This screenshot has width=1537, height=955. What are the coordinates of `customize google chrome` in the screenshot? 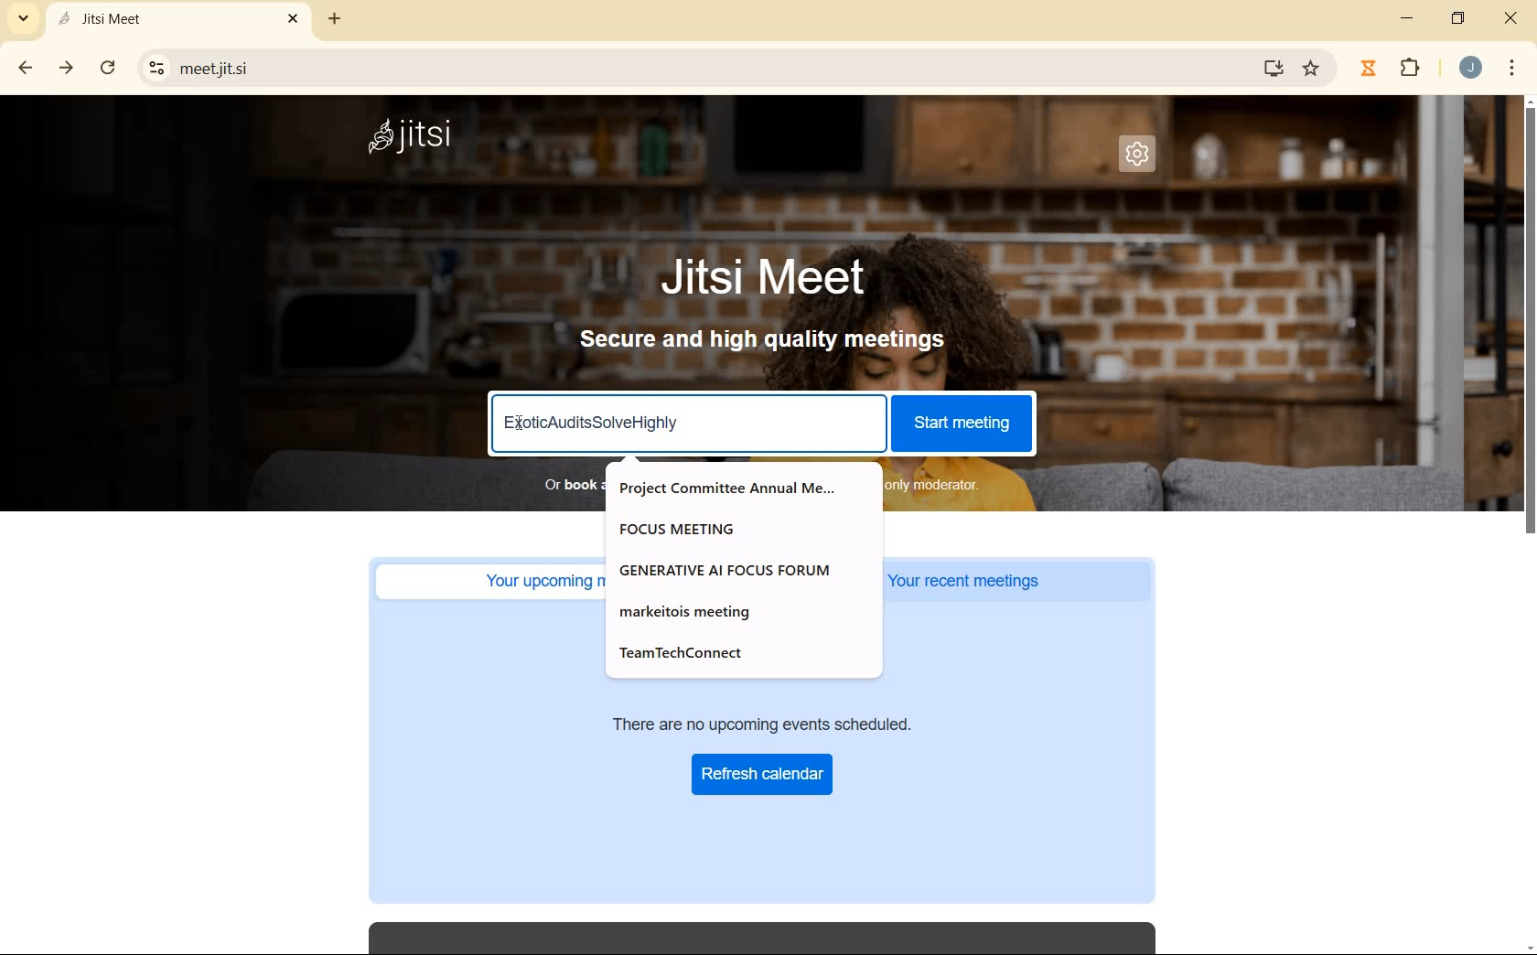 It's located at (1512, 68).